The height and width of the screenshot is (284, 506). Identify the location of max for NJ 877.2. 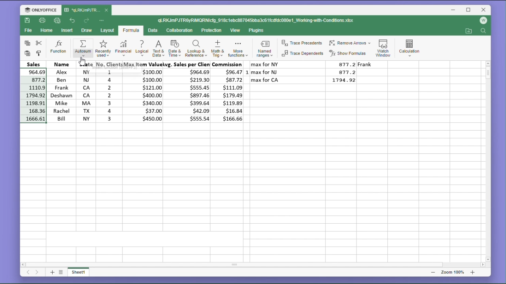
(306, 72).